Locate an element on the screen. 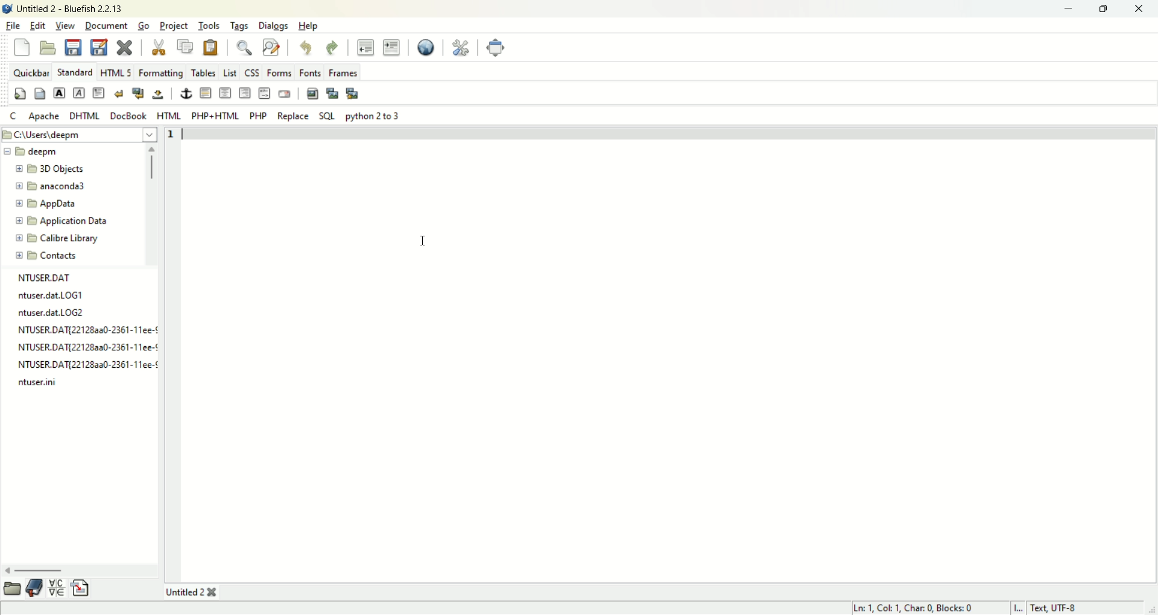 This screenshot has width=1158, height=615. quick start is located at coordinates (19, 93).